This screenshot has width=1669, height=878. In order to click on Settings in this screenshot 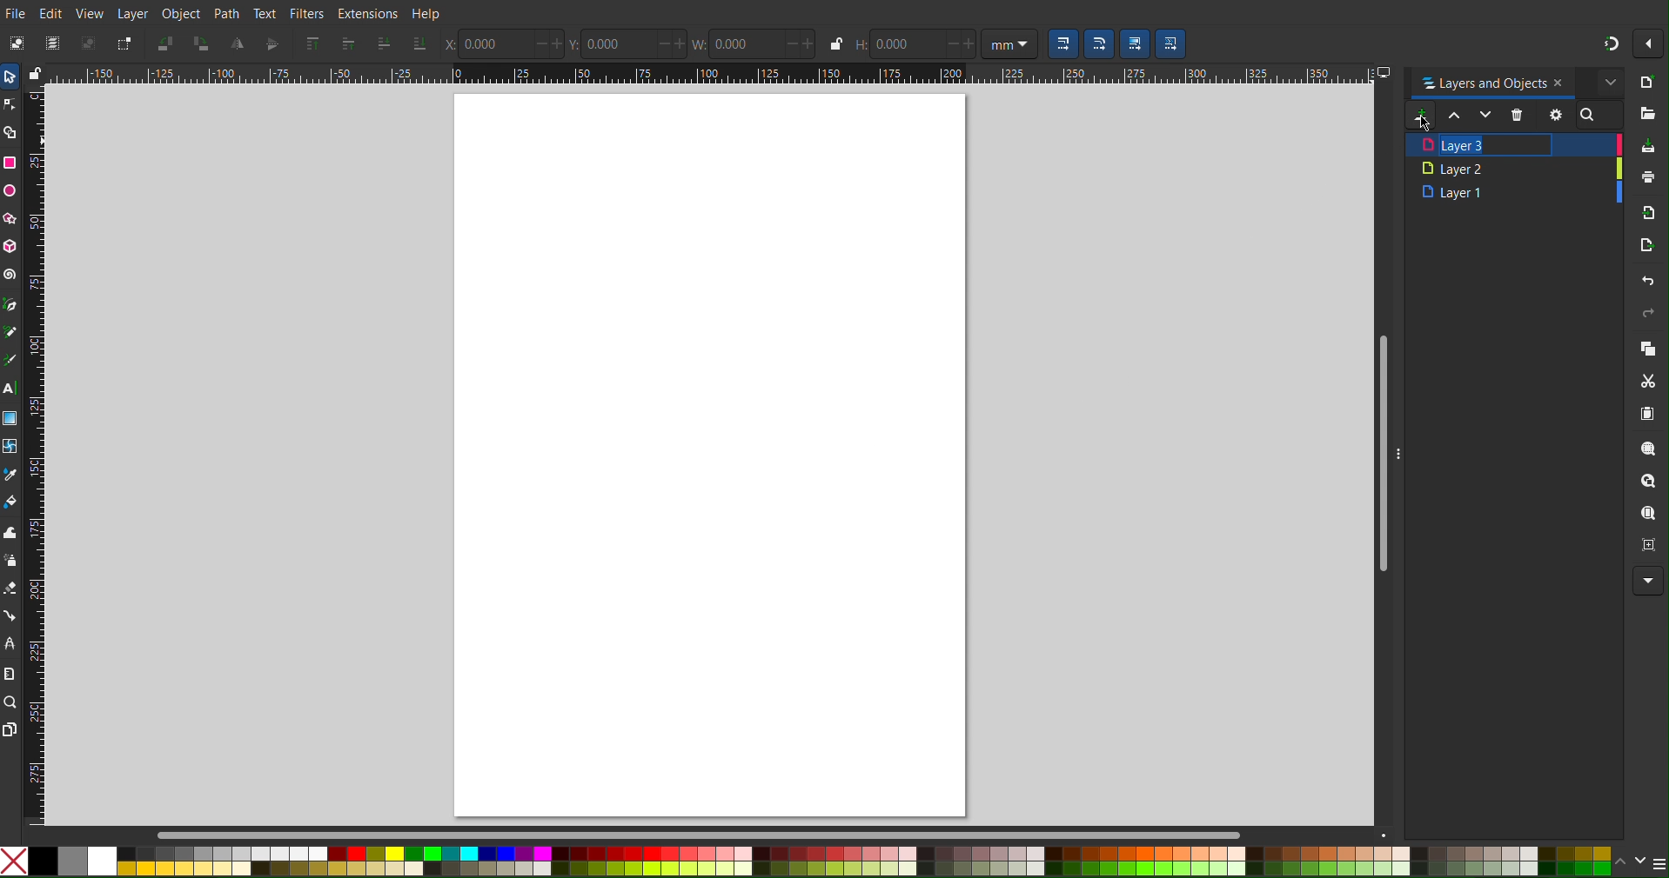, I will do `click(1554, 114)`.